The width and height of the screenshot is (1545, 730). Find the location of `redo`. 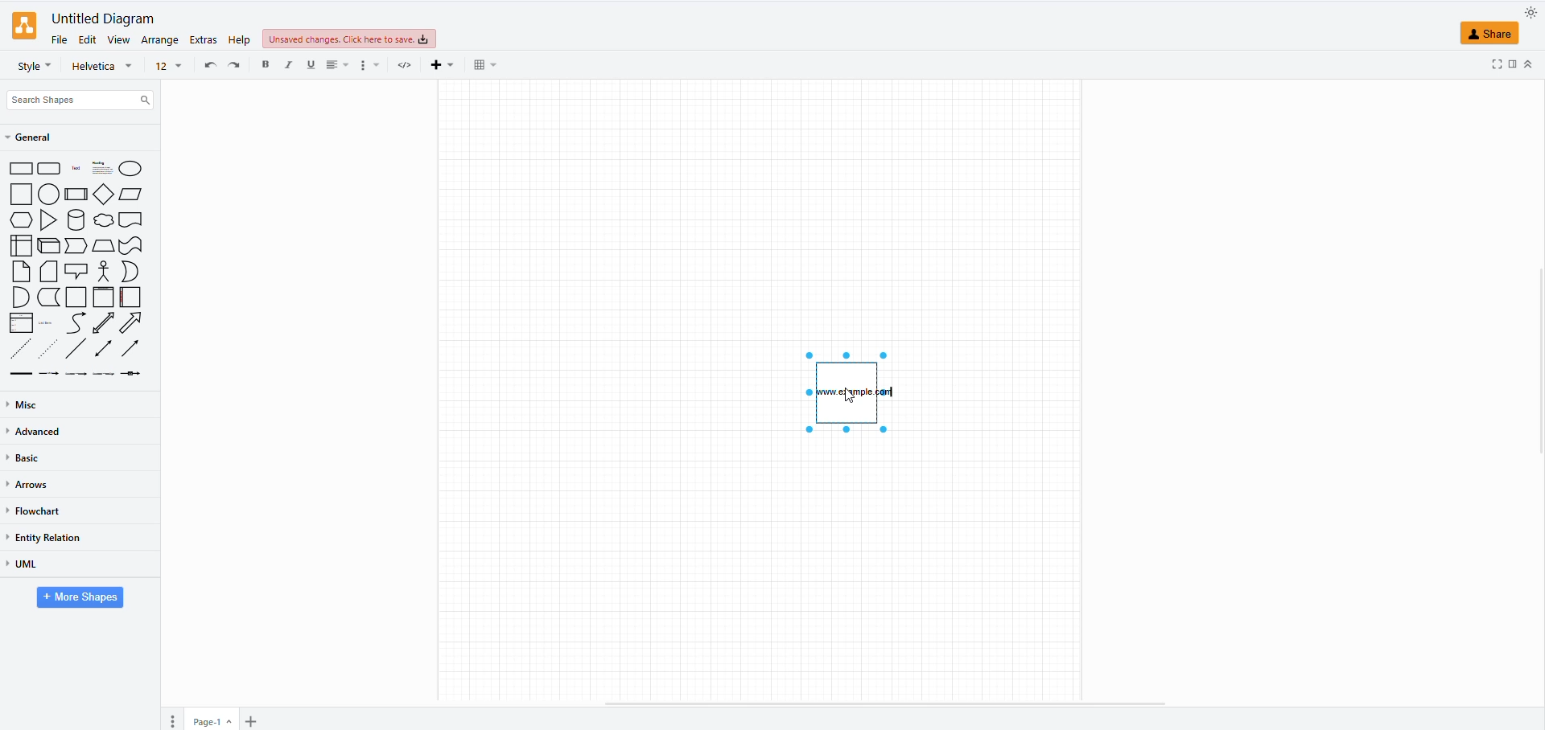

redo is located at coordinates (238, 68).